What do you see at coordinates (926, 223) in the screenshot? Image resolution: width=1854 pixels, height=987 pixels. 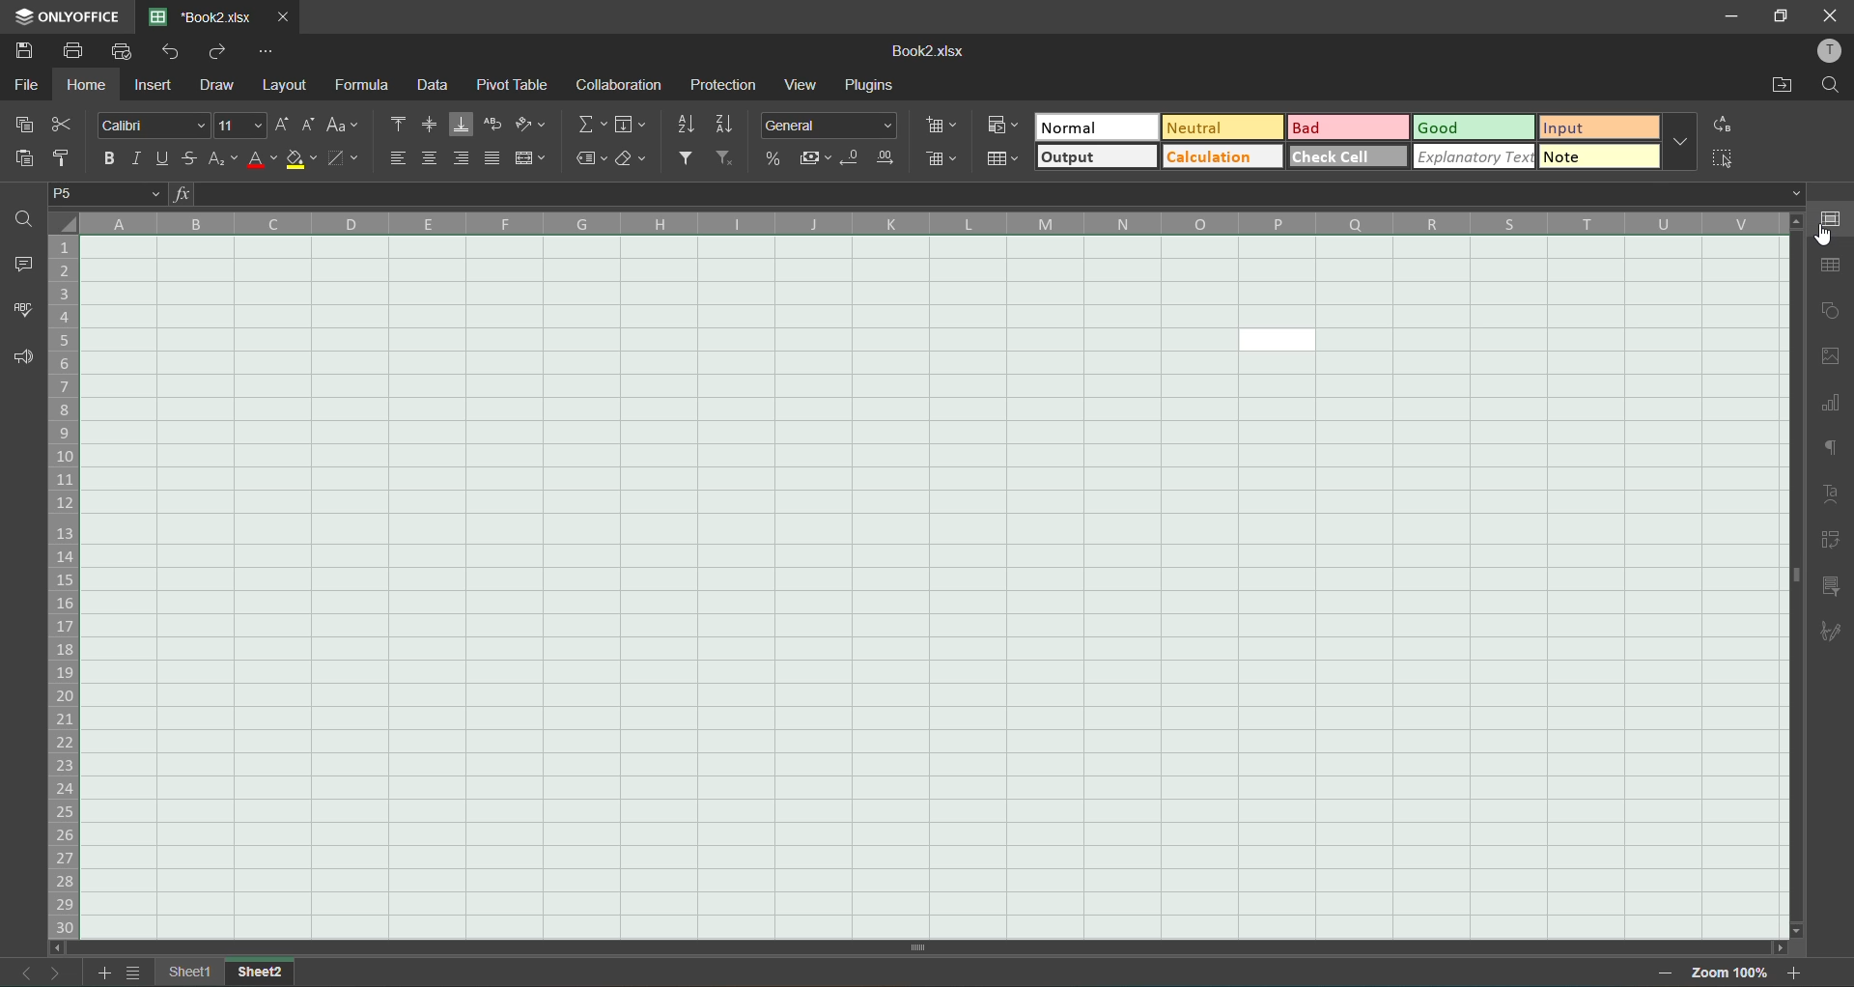 I see `column names` at bounding box center [926, 223].